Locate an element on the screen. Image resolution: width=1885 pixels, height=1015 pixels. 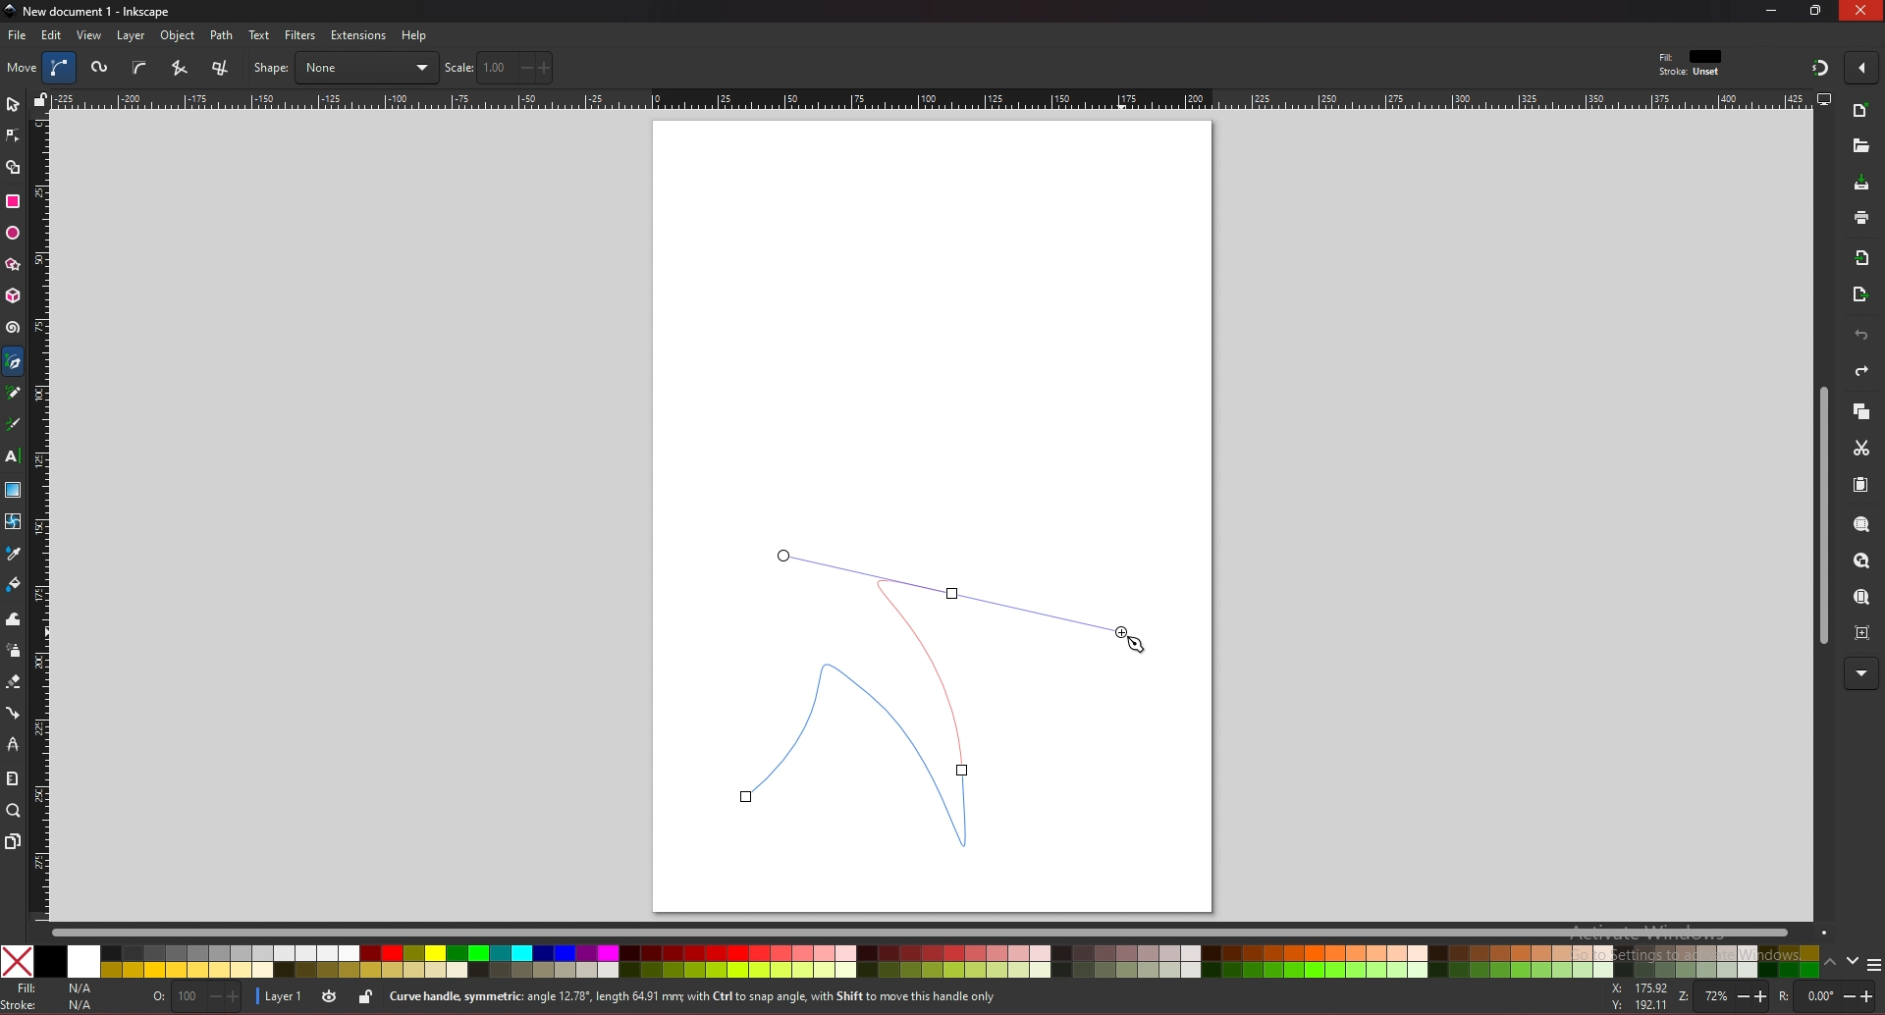
edit is located at coordinates (53, 34).